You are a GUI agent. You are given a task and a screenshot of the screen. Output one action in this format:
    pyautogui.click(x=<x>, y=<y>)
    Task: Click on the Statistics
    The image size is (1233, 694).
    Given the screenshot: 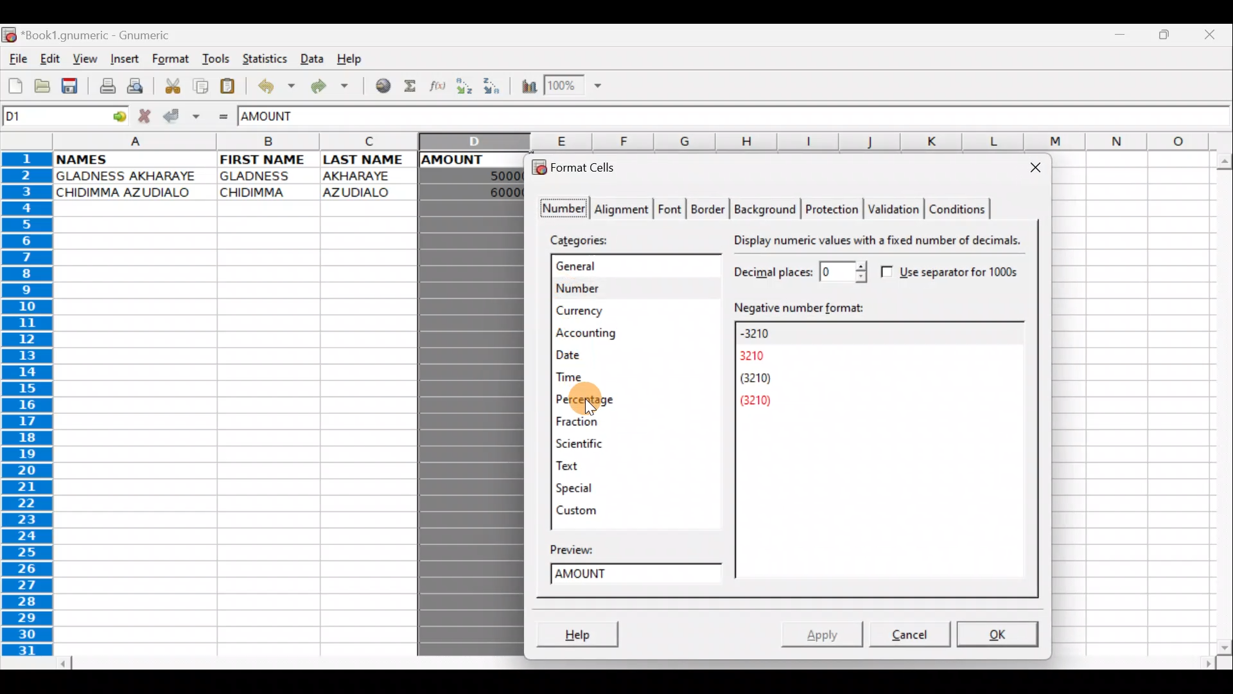 What is the action you would take?
    pyautogui.click(x=261, y=58)
    